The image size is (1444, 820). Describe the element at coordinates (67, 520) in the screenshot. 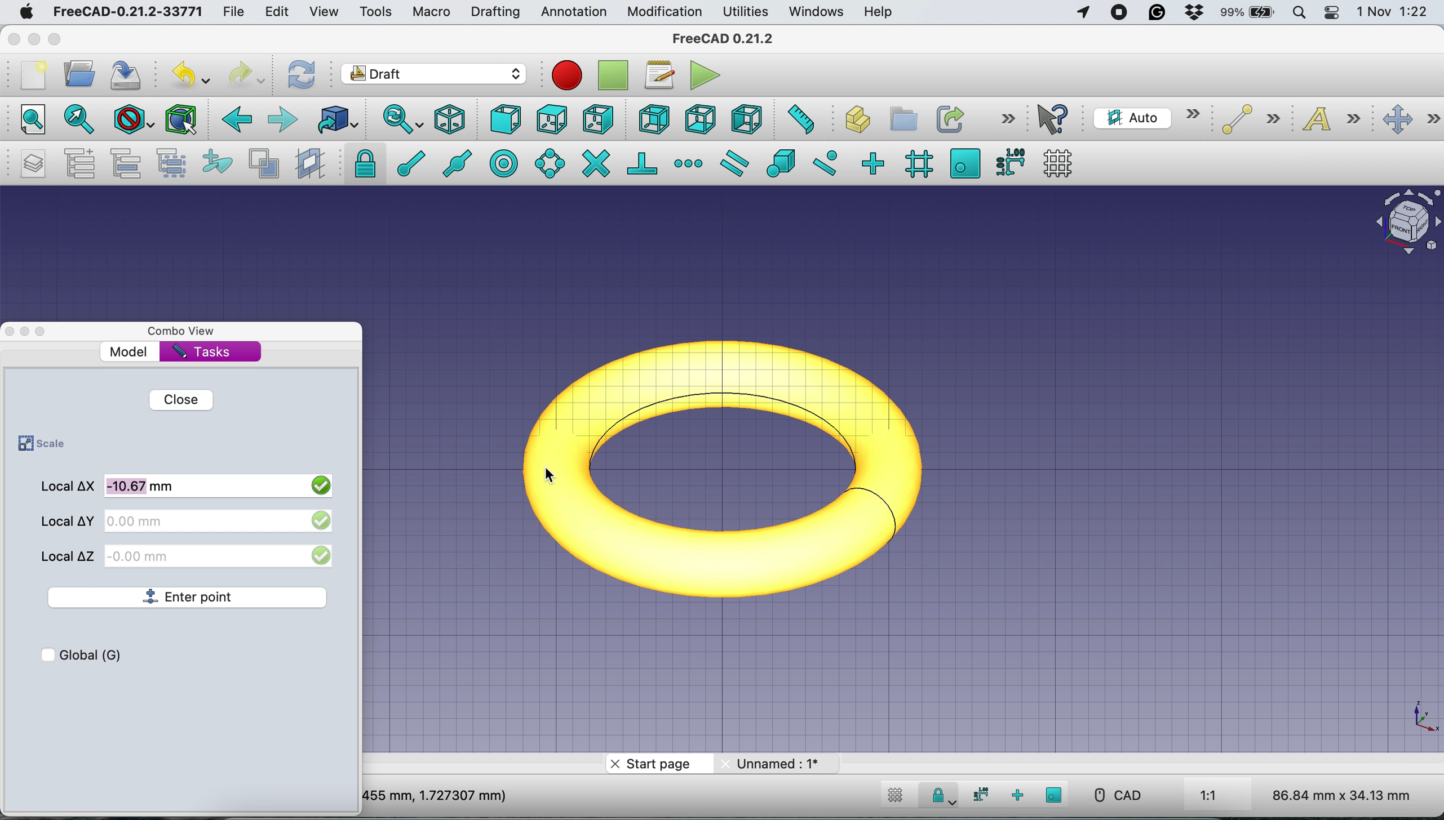

I see `local ΔY` at that location.